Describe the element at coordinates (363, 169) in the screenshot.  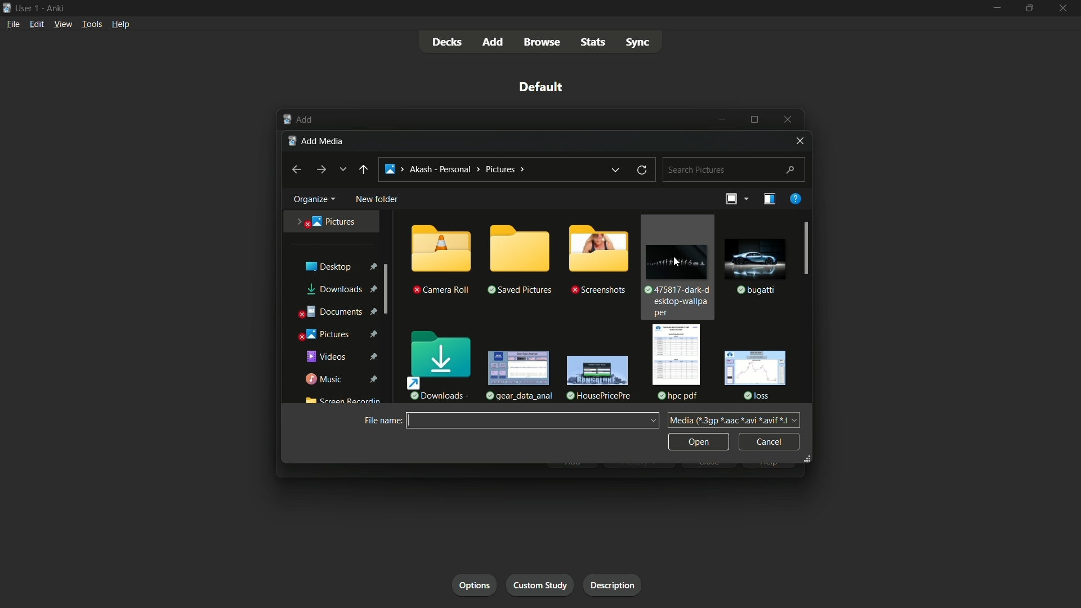
I see `back` at that location.